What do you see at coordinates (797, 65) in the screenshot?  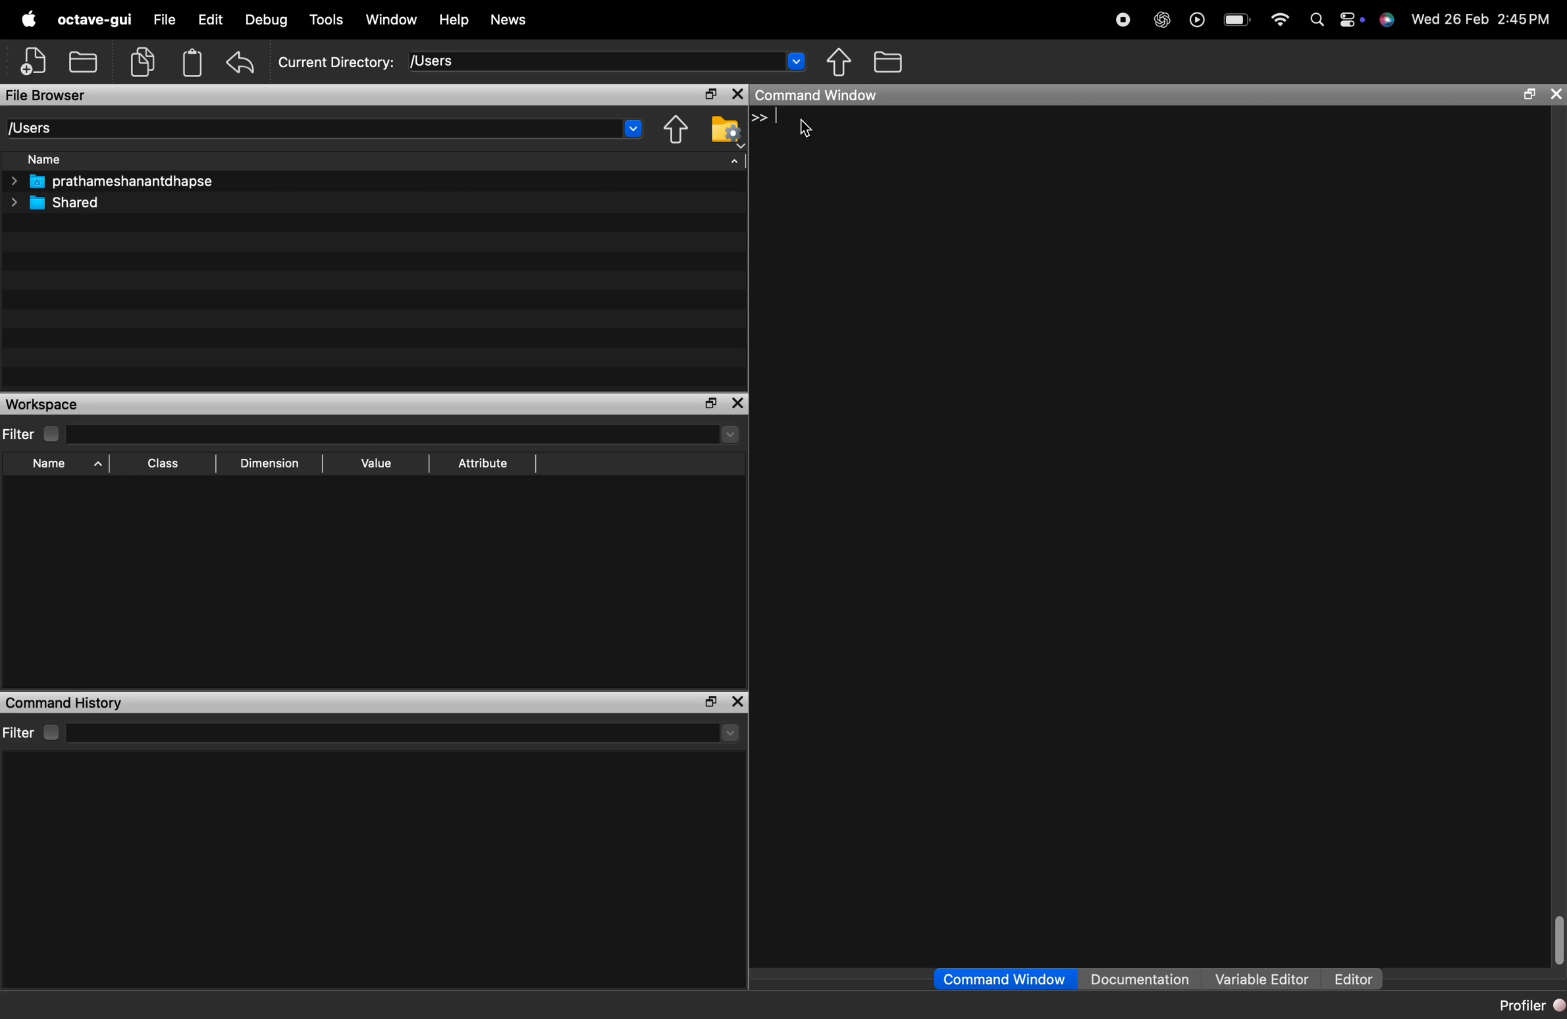 I see `dropdown` at bounding box center [797, 65].